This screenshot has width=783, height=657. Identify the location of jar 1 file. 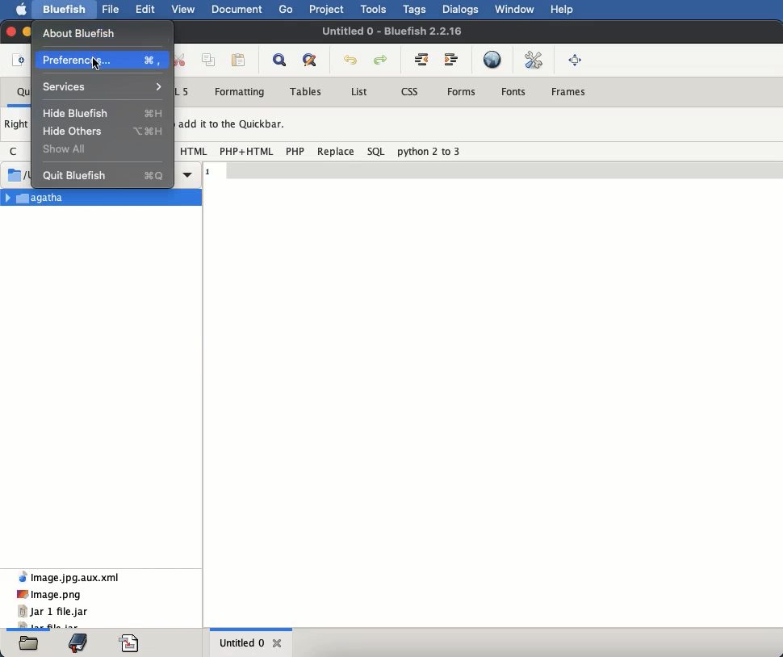
(52, 612).